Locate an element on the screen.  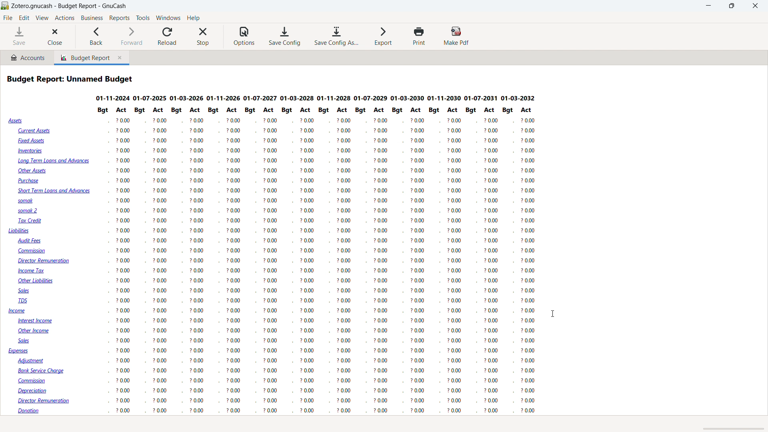
Sales is located at coordinates (25, 341).